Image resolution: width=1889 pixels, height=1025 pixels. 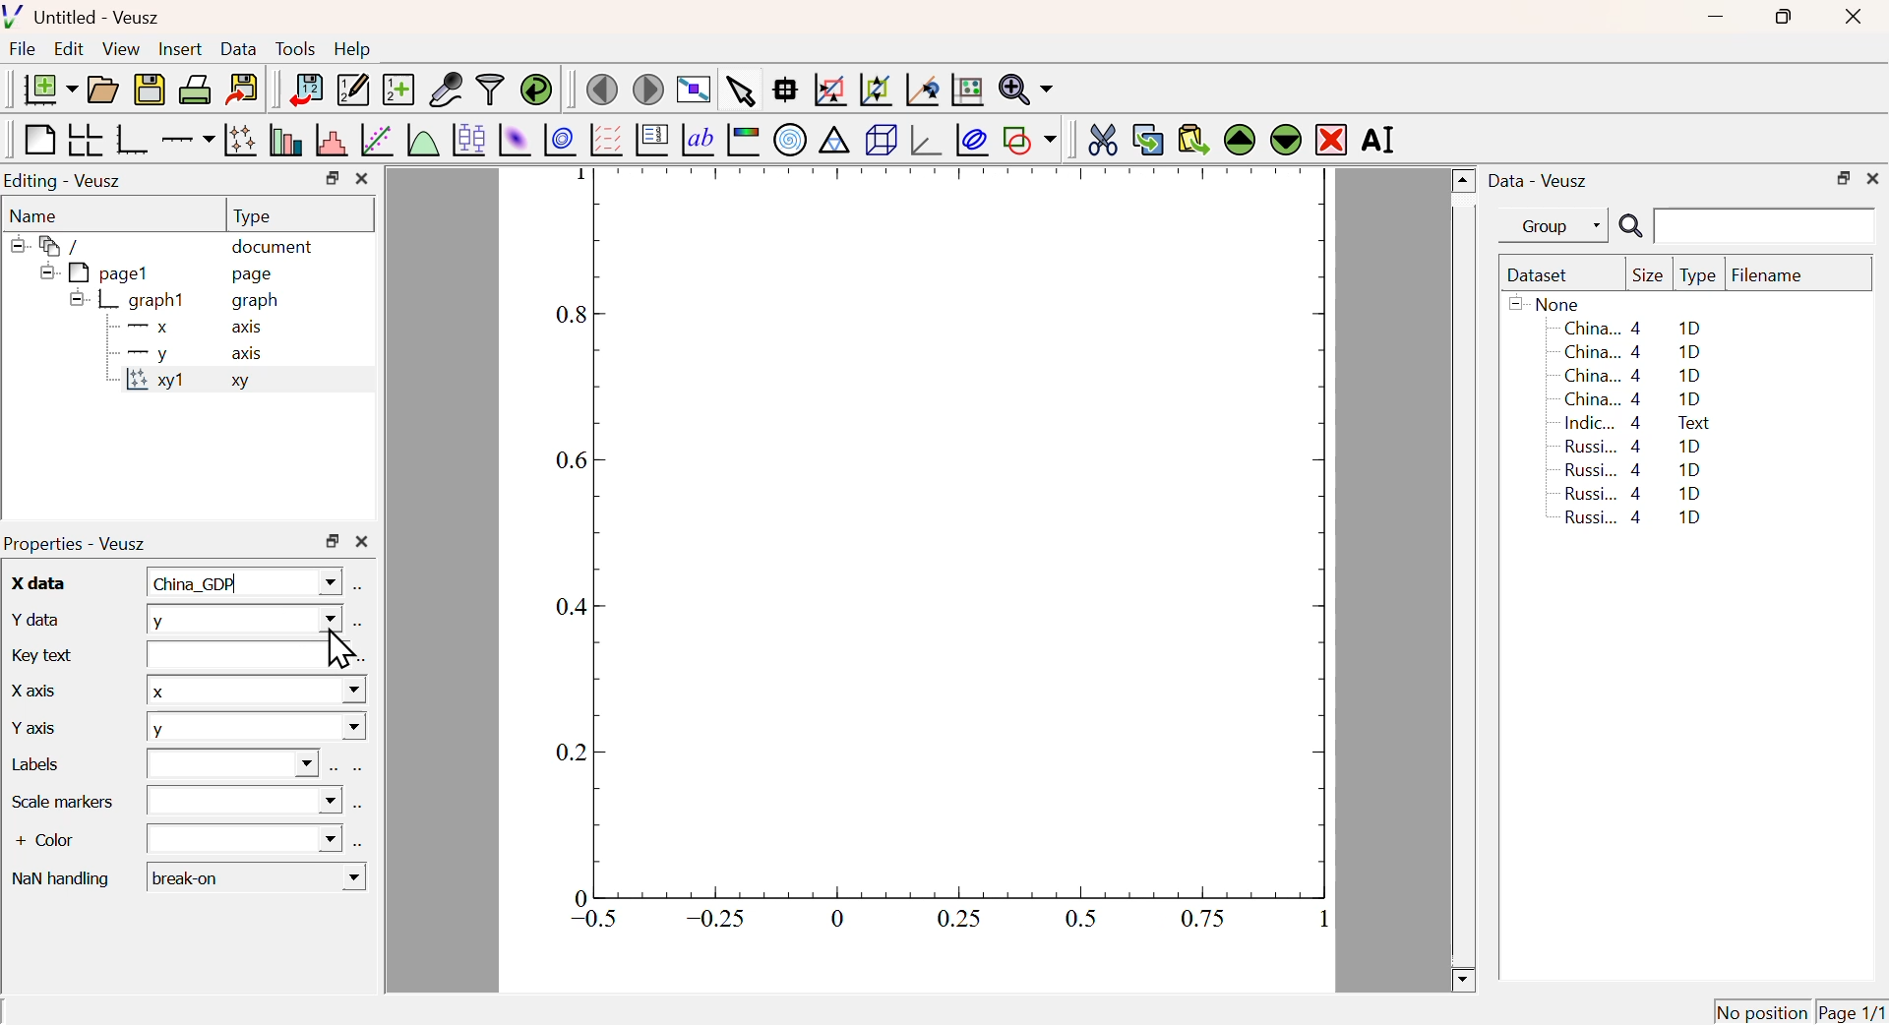 What do you see at coordinates (1026, 88) in the screenshot?
I see `Zoom function menu` at bounding box center [1026, 88].